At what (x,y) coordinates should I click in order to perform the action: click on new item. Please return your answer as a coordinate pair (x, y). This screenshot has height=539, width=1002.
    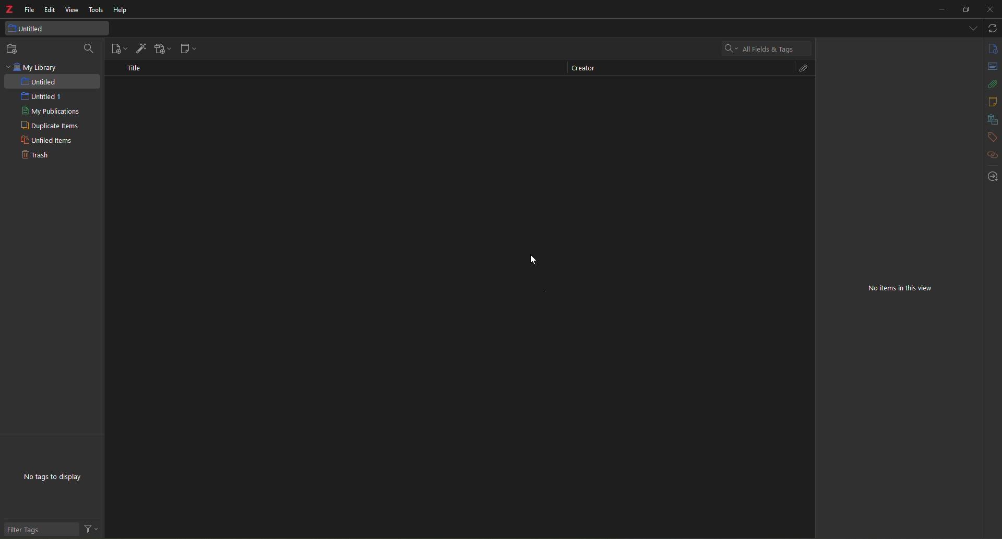
    Looking at the image, I should click on (118, 49).